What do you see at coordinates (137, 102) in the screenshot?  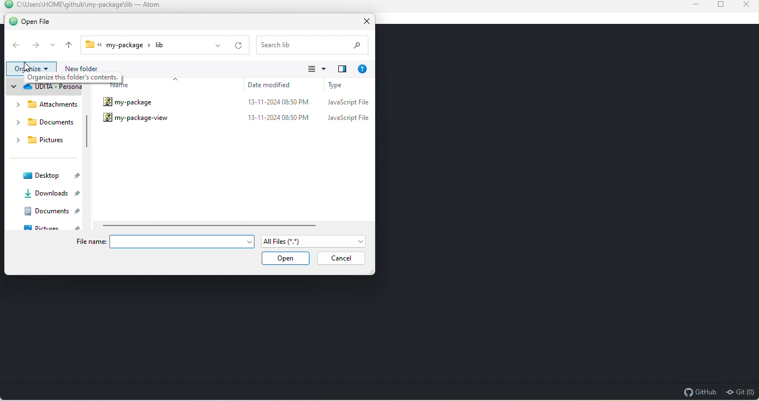 I see `my package` at bounding box center [137, 102].